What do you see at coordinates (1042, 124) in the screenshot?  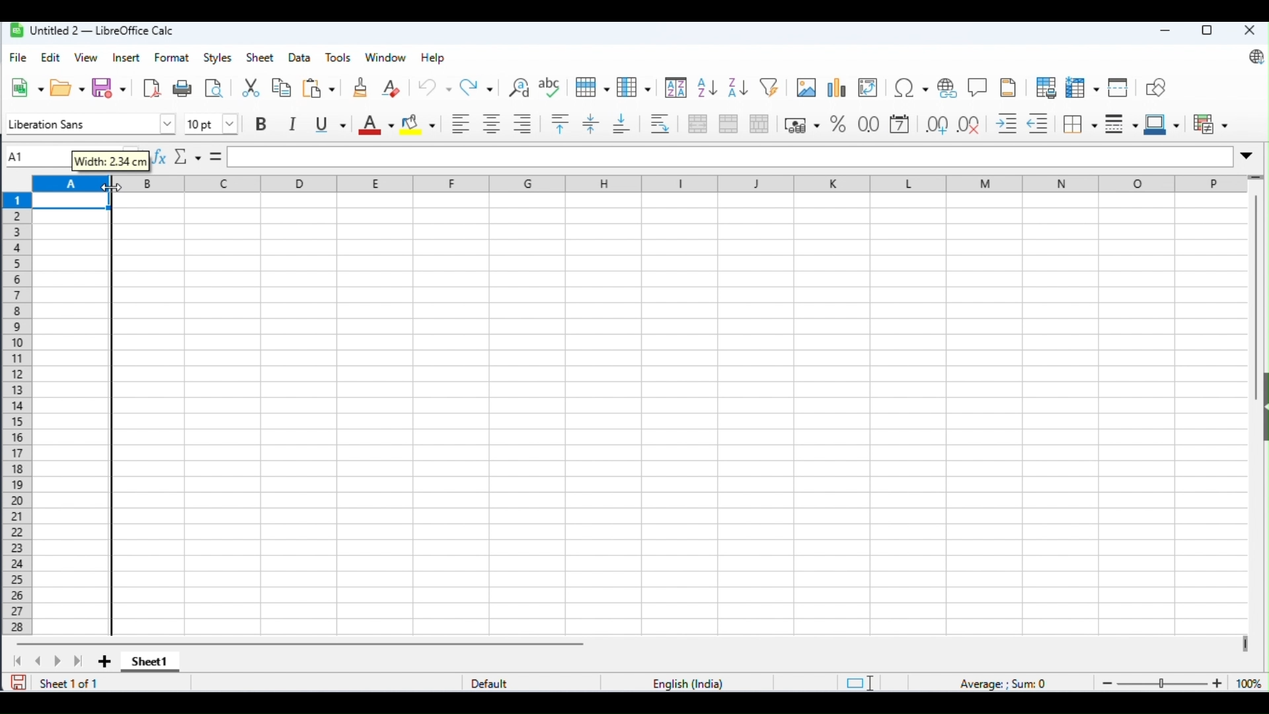 I see `decrease indent` at bounding box center [1042, 124].